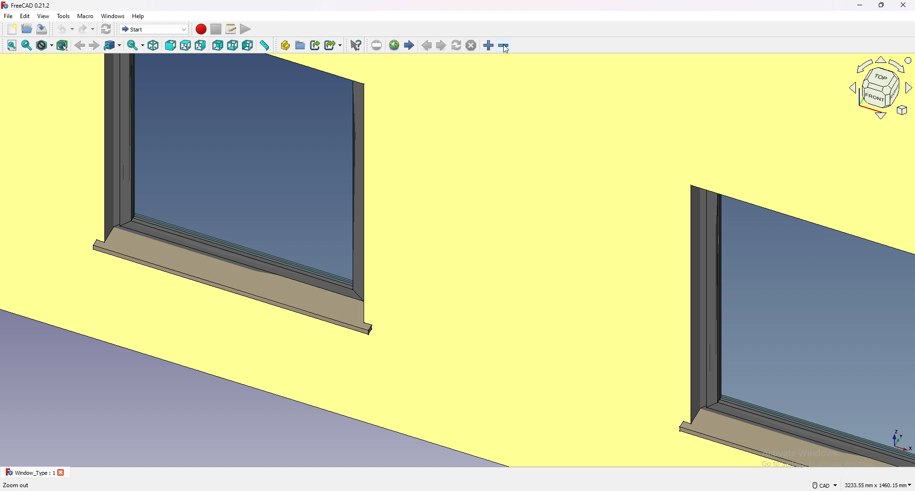 Image resolution: width=915 pixels, height=491 pixels. Describe the element at coordinates (11, 45) in the screenshot. I see `fit all` at that location.